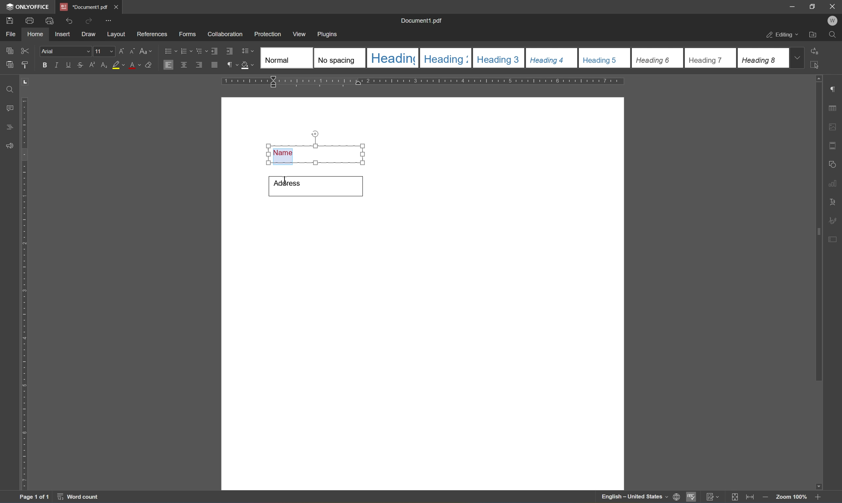 The height and width of the screenshot is (503, 842). I want to click on text cursor, so click(285, 182).